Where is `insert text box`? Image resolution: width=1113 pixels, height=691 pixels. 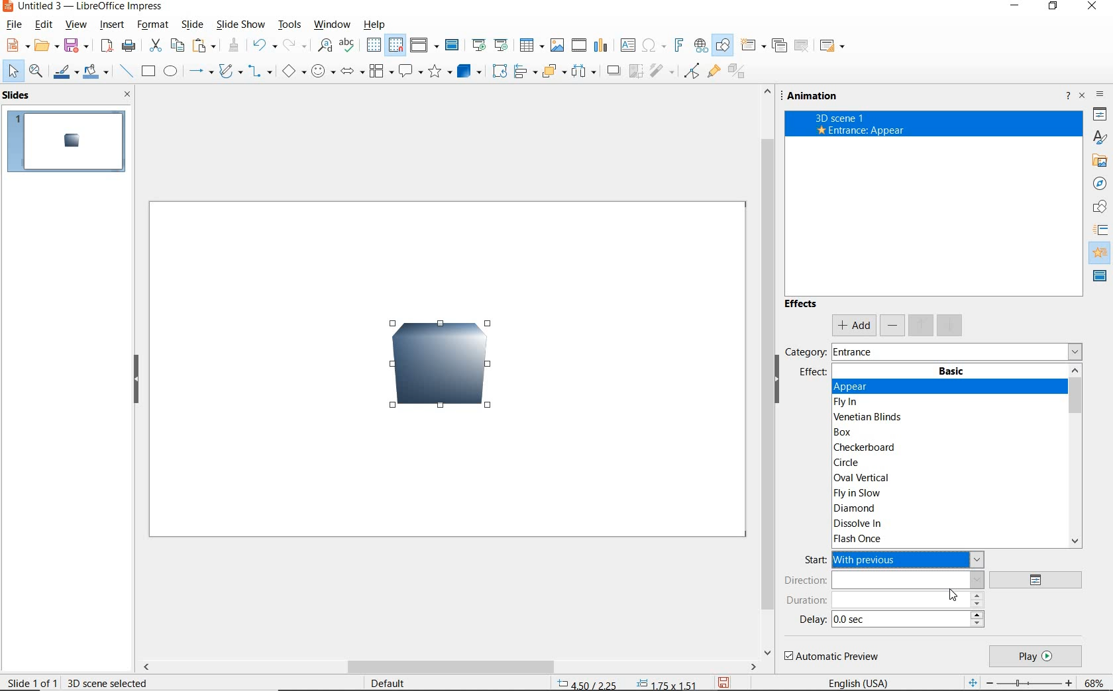 insert text box is located at coordinates (627, 45).